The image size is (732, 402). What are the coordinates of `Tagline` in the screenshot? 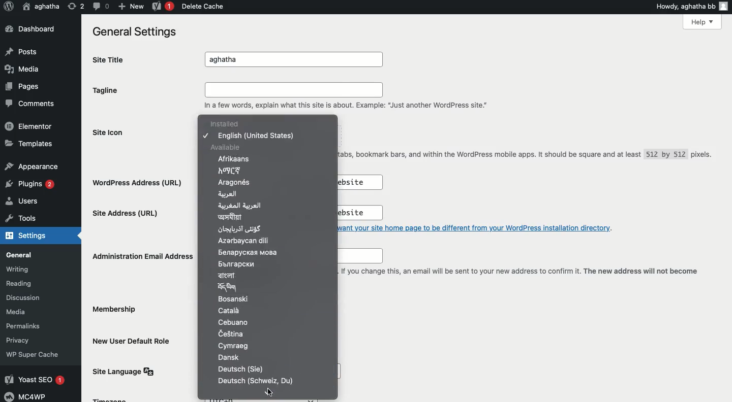 It's located at (109, 90).